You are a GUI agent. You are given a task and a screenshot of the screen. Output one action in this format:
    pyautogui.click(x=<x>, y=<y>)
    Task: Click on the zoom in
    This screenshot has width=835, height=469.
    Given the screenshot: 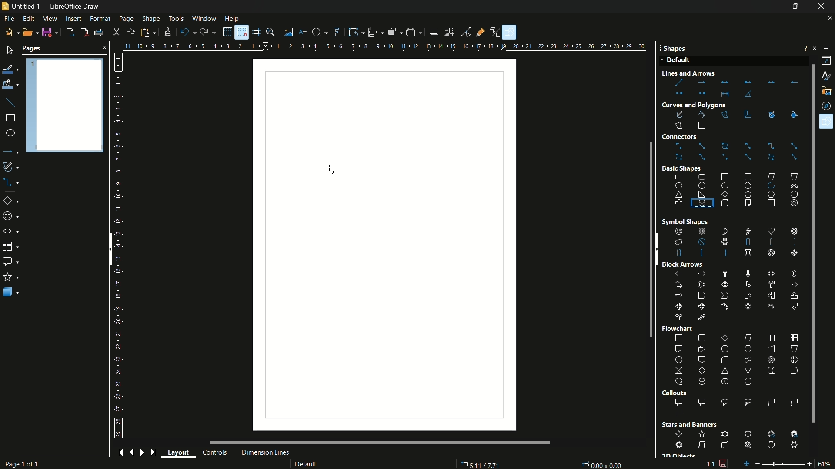 What is the action you would take?
    pyautogui.click(x=810, y=463)
    